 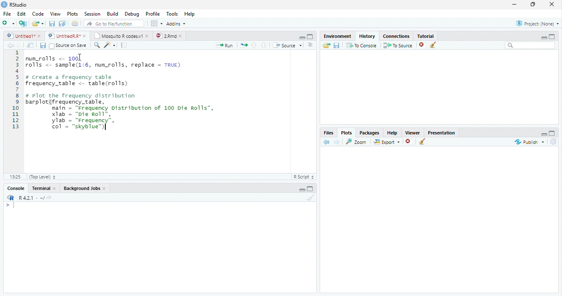 I want to click on Hide, so click(x=301, y=37).